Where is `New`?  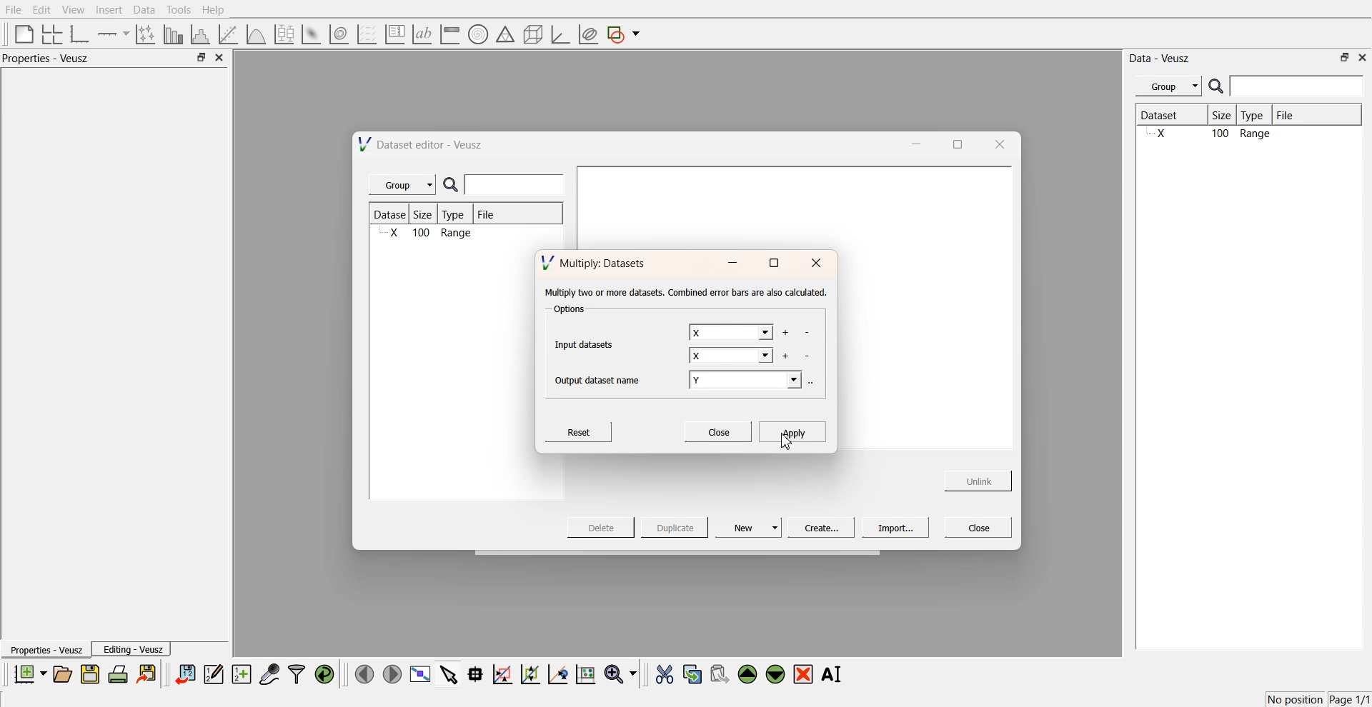 New is located at coordinates (750, 527).